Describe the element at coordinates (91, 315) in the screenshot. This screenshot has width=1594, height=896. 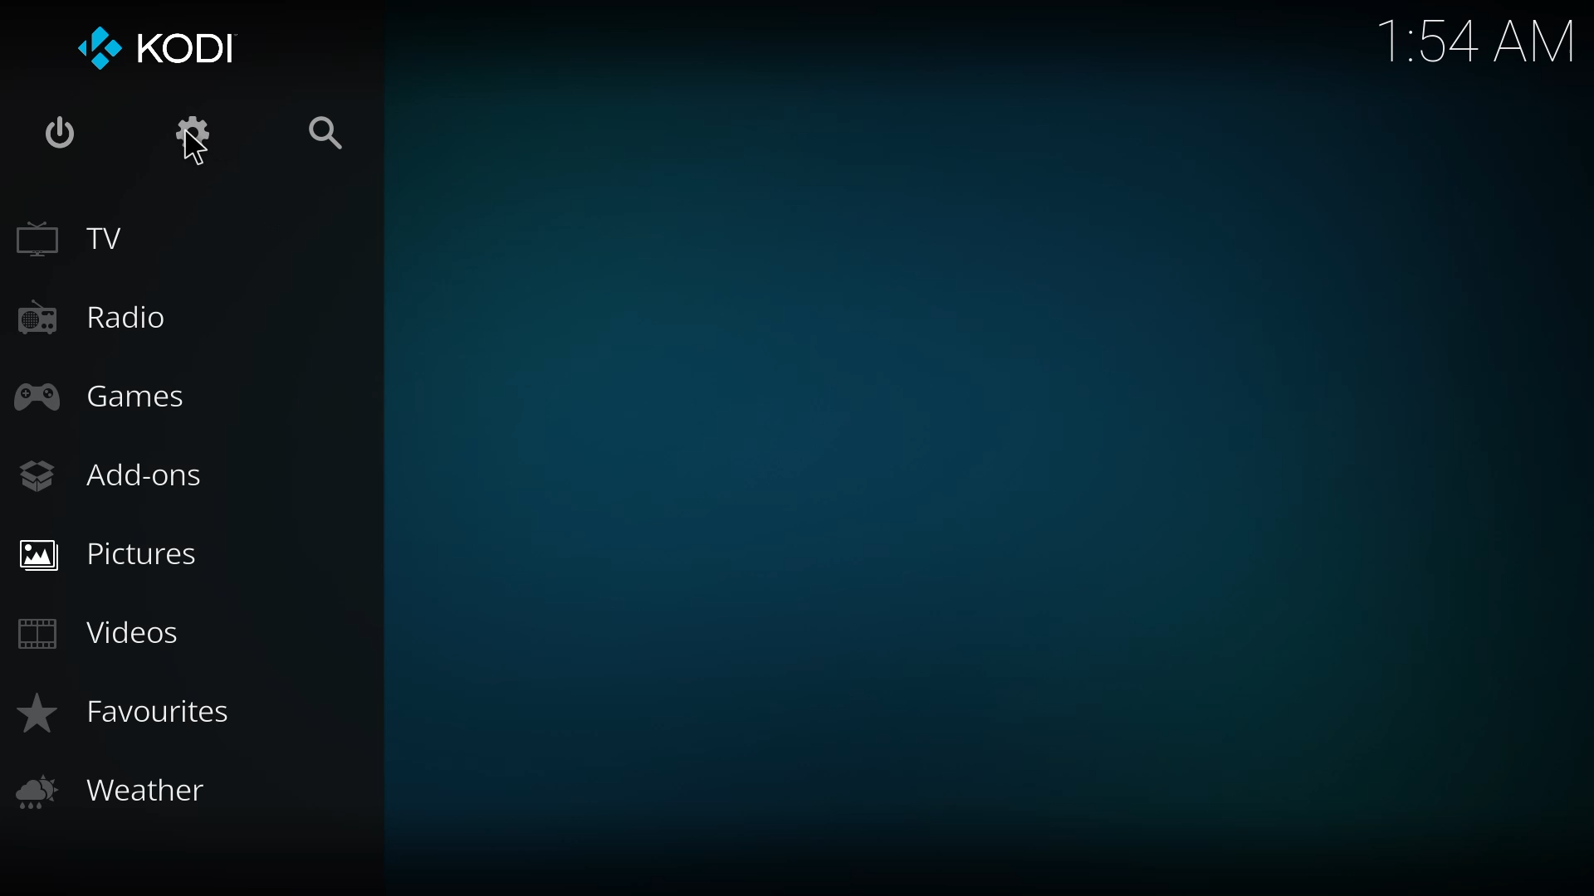
I see `radio` at that location.